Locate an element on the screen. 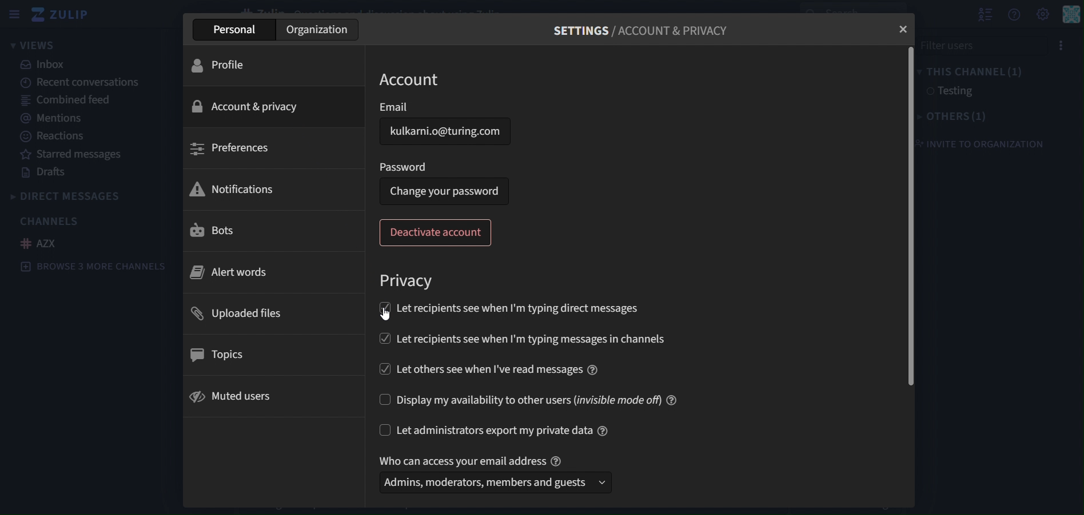 The width and height of the screenshot is (1084, 515). invite to organization is located at coordinates (986, 144).